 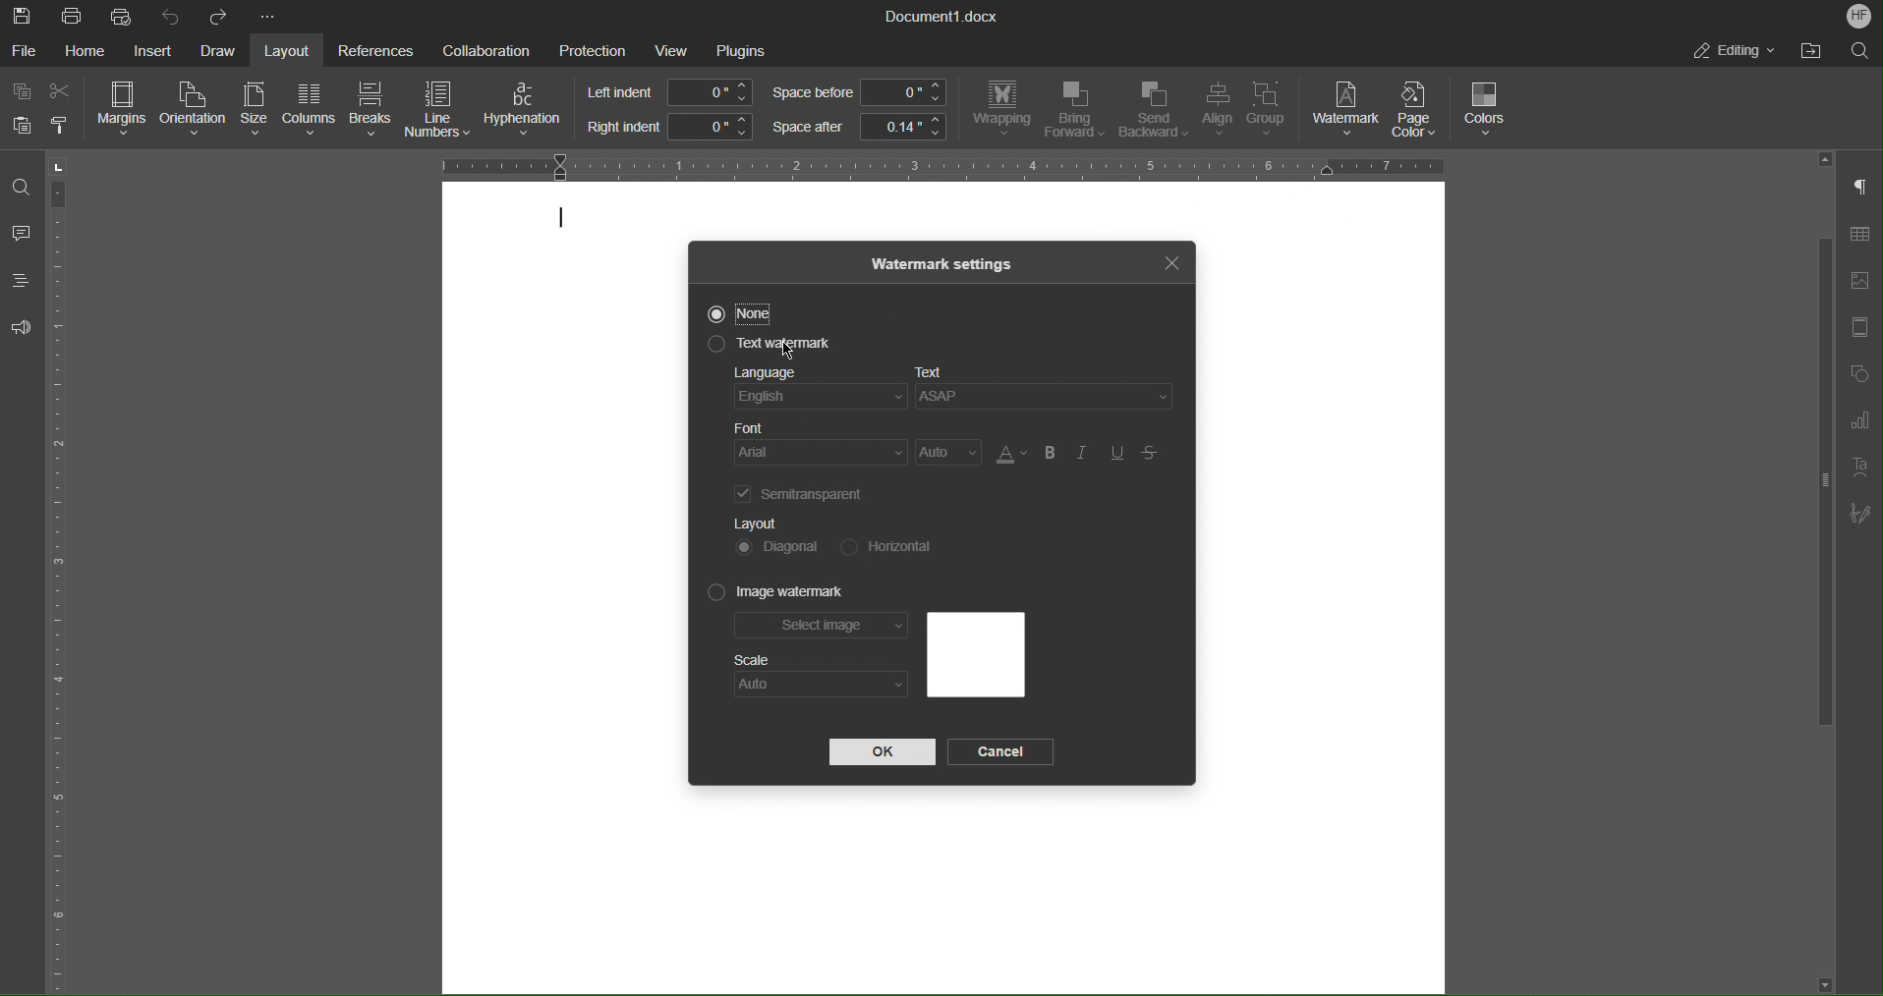 I want to click on Image Watermark, so click(x=777, y=593).